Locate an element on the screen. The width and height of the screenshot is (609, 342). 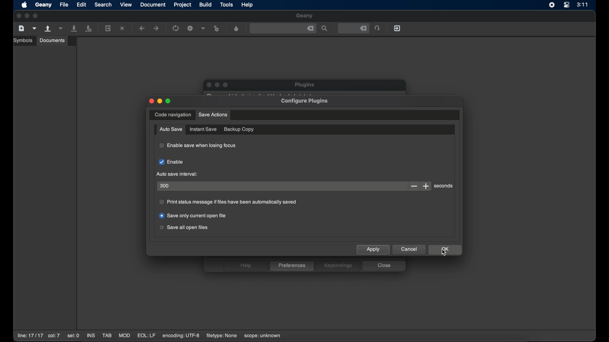
jump to the entered file is located at coordinates (354, 28).